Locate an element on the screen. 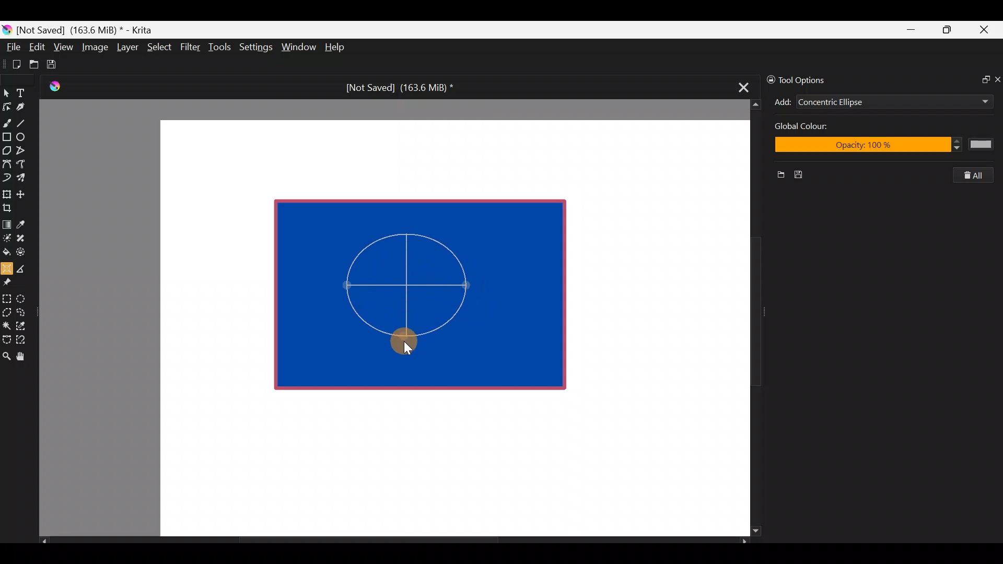  Close tab is located at coordinates (740, 86).